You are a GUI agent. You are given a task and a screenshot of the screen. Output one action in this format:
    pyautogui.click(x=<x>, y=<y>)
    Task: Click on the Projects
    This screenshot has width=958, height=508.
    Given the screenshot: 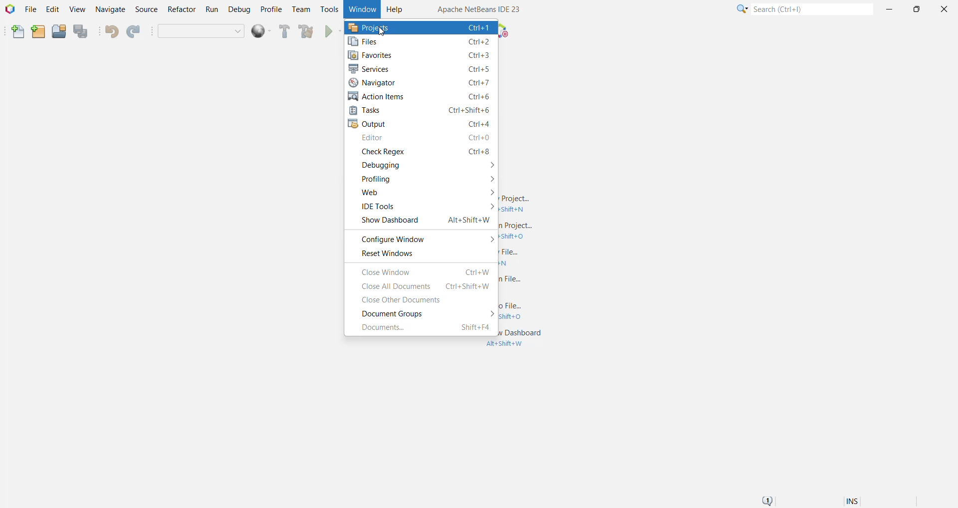 What is the action you would take?
    pyautogui.click(x=421, y=27)
    